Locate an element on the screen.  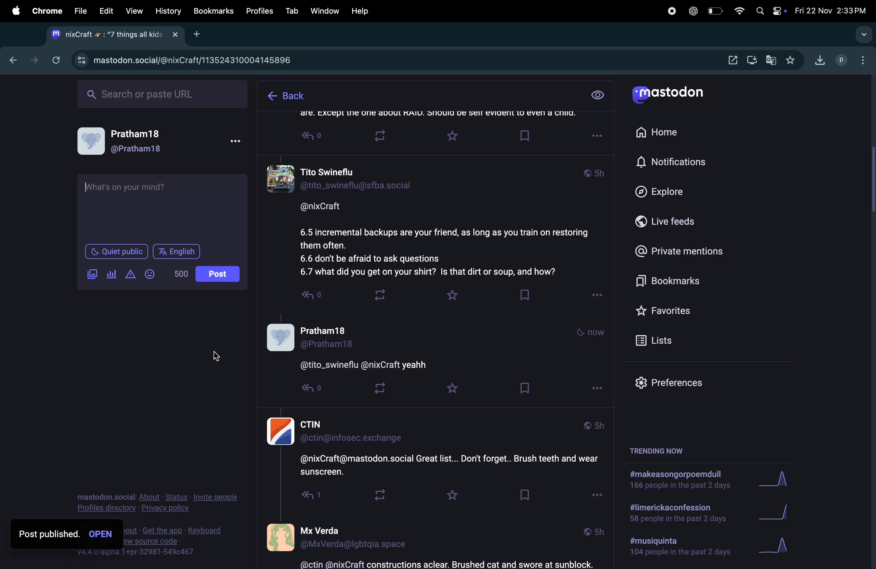
#musiquinta
104 people in the past 2 days is located at coordinates (676, 548).